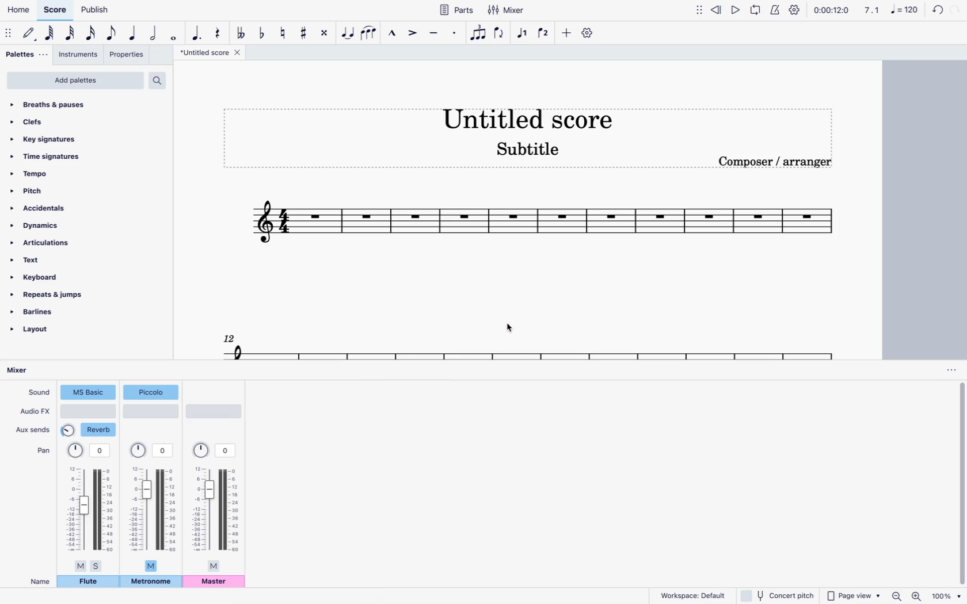  What do you see at coordinates (90, 430) in the screenshot?
I see `reverb` at bounding box center [90, 430].